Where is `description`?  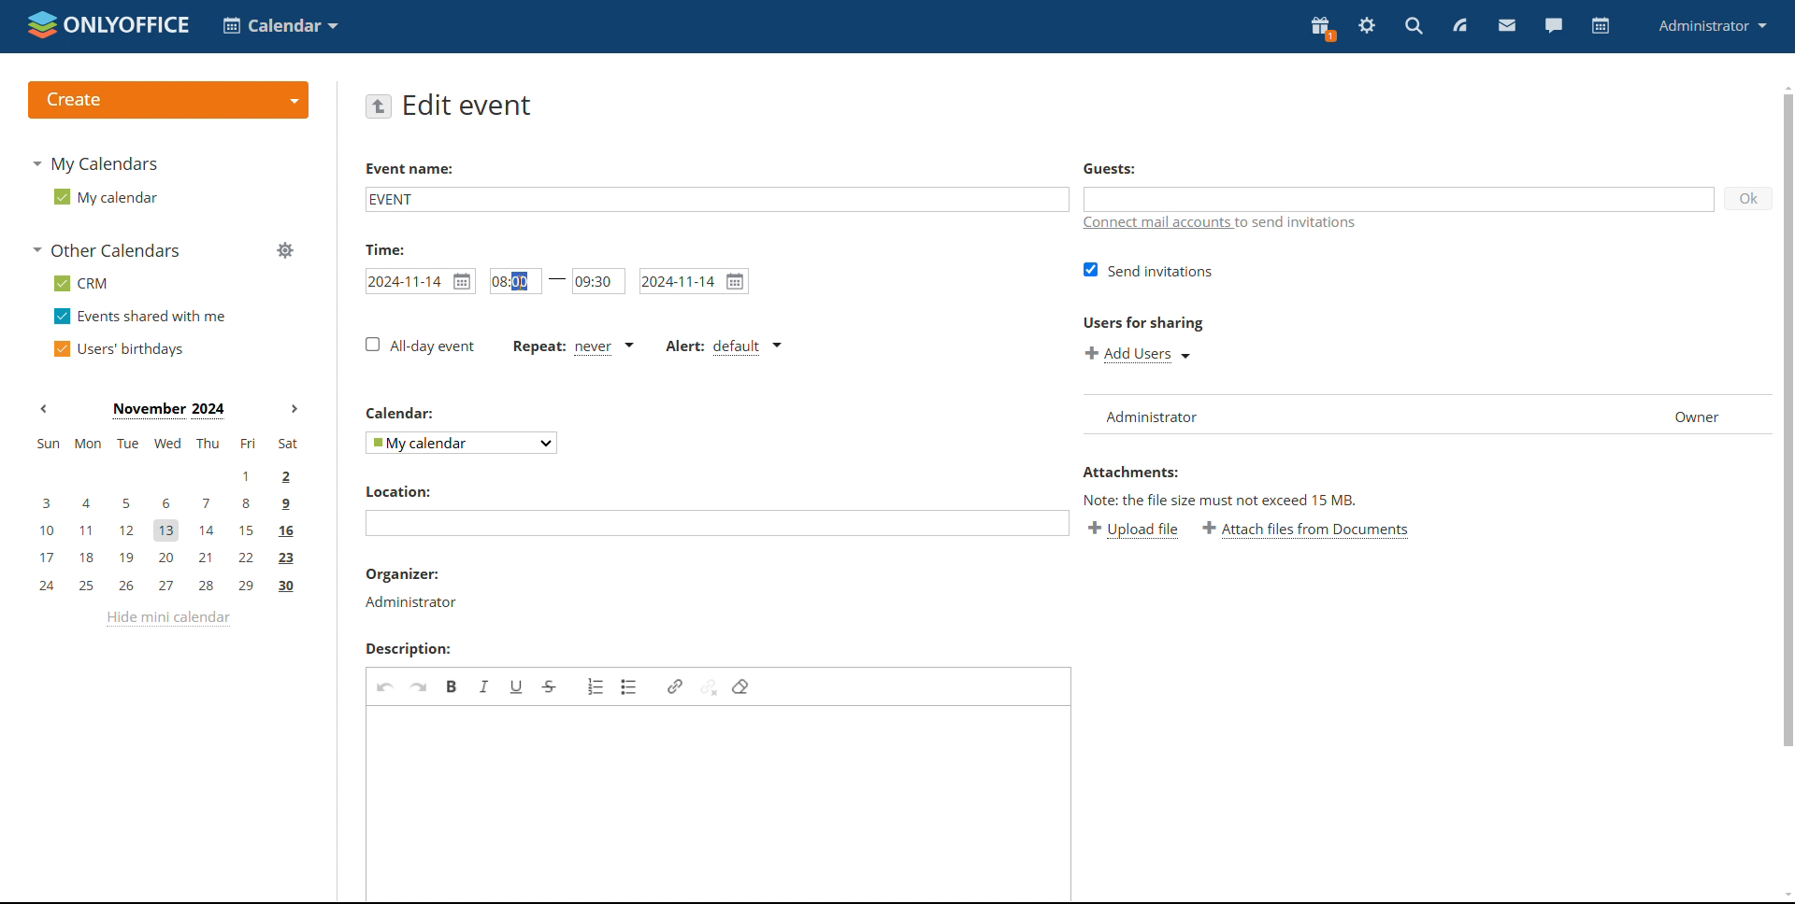
description is located at coordinates (409, 649).